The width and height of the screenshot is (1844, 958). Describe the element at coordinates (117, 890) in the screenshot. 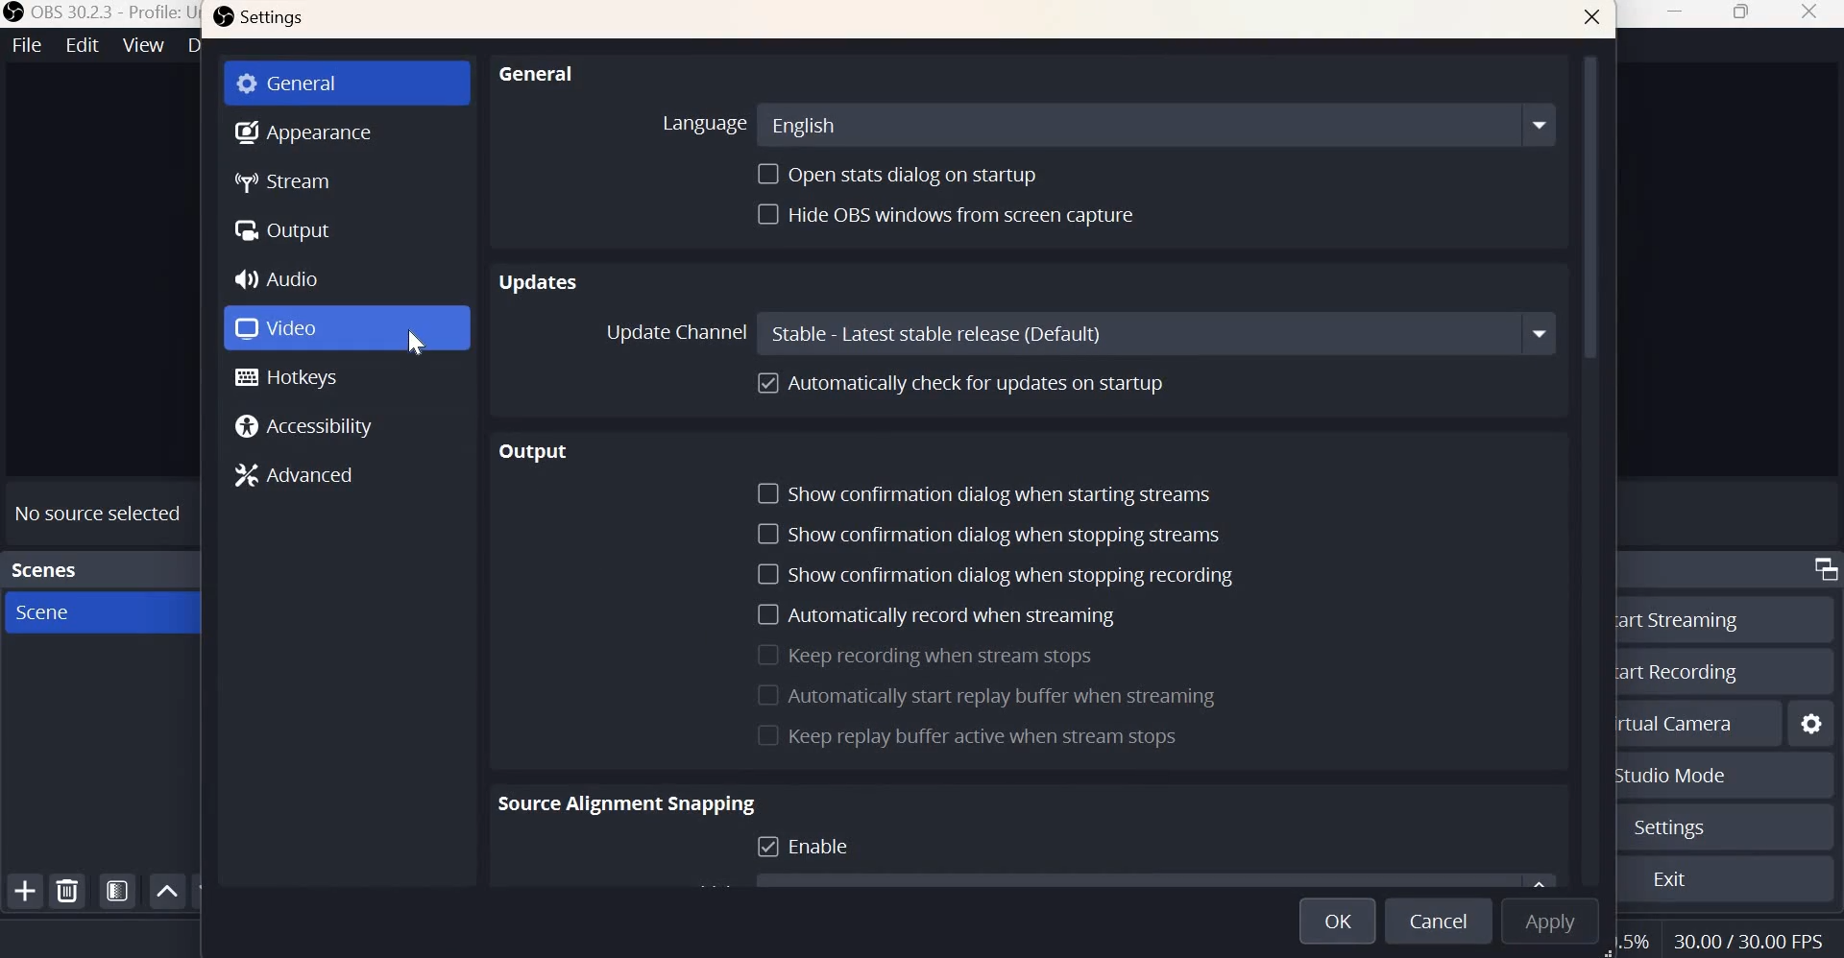

I see `Open scene filters` at that location.